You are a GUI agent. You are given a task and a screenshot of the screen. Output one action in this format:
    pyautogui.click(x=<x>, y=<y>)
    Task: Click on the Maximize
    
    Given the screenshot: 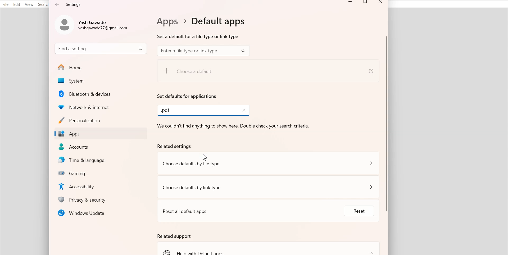 What is the action you would take?
    pyautogui.click(x=366, y=3)
    